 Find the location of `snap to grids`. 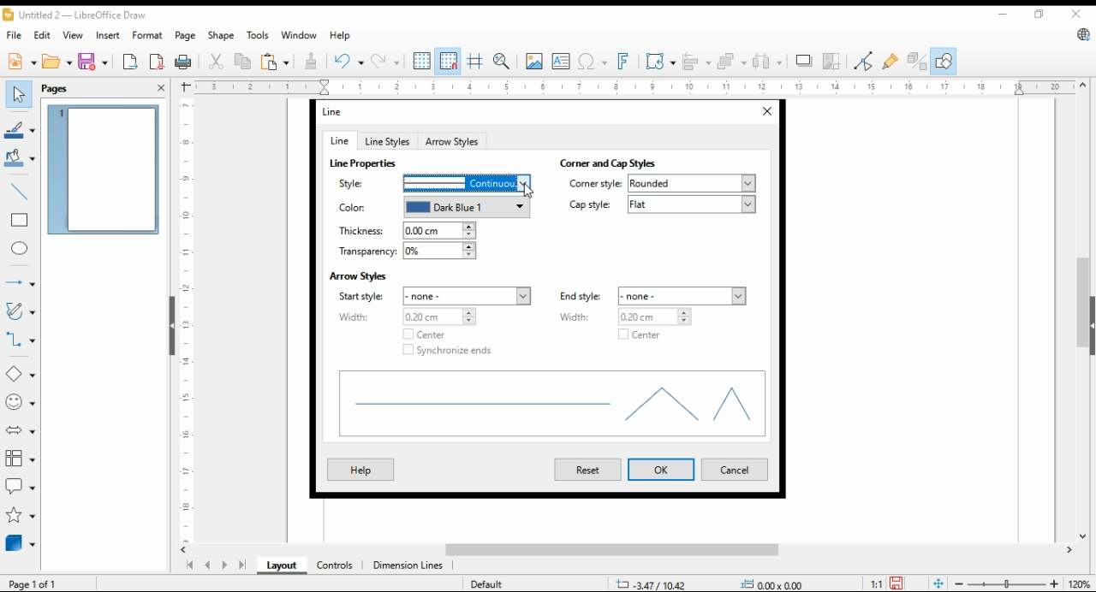

snap to grids is located at coordinates (449, 62).